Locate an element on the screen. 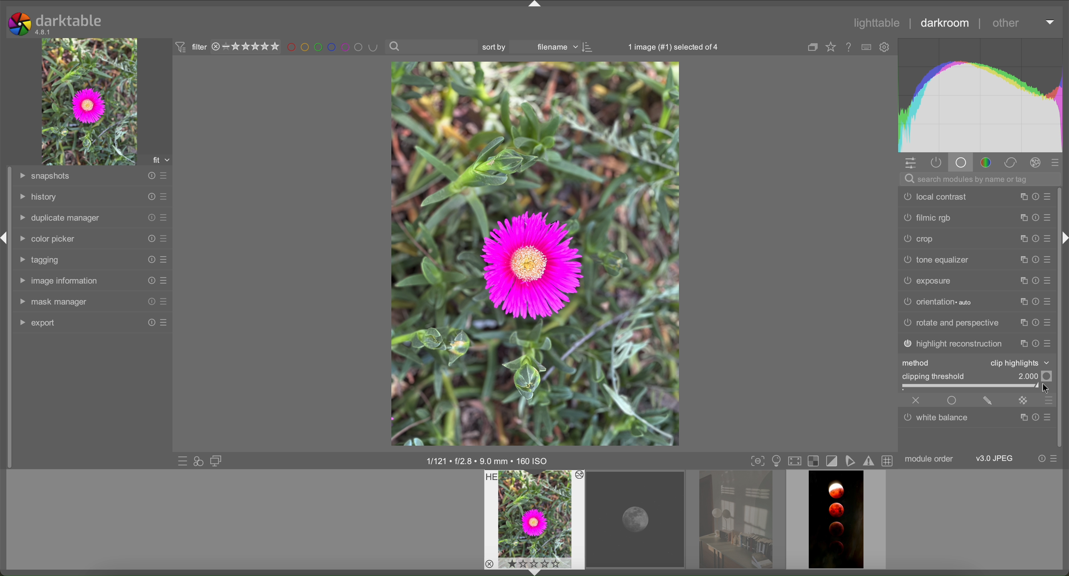 The height and width of the screenshot is (576, 1069). presets is located at coordinates (1049, 400).